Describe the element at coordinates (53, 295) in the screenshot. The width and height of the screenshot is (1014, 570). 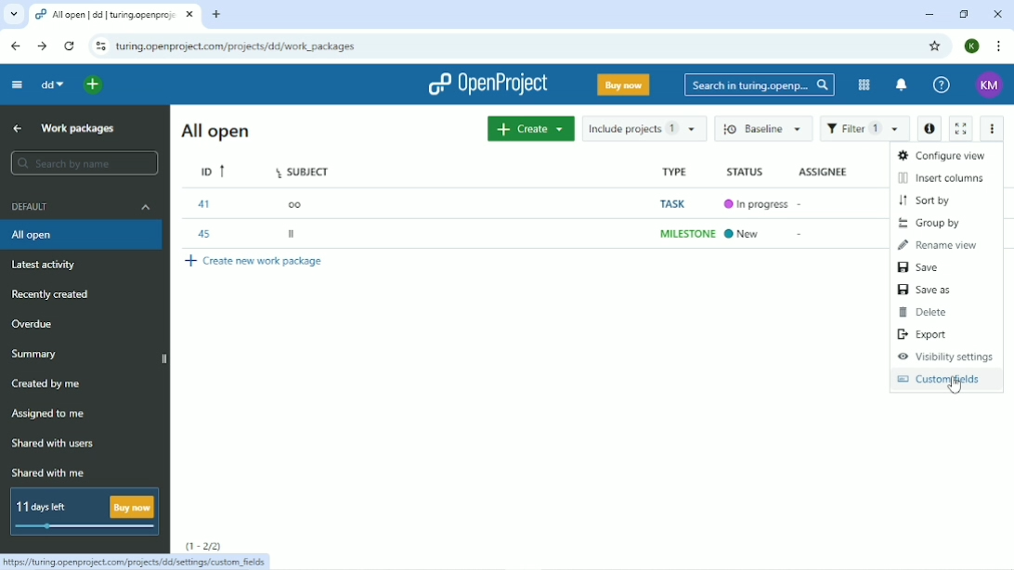
I see `Recently created` at that location.